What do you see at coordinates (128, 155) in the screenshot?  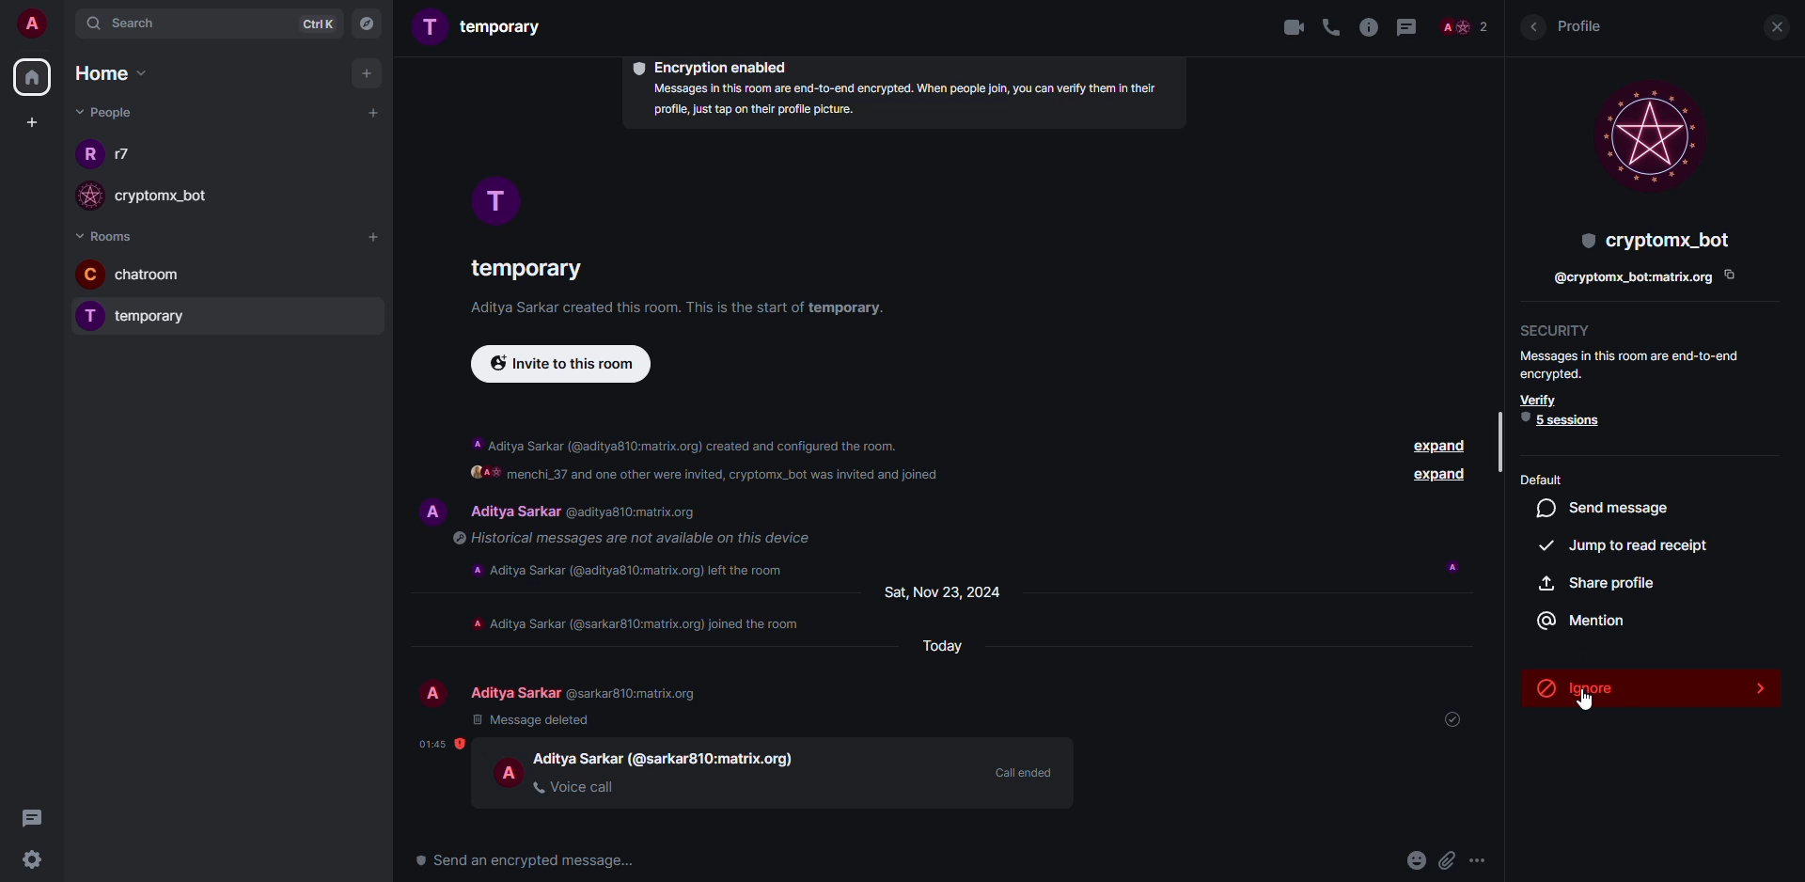 I see `people` at bounding box center [128, 155].